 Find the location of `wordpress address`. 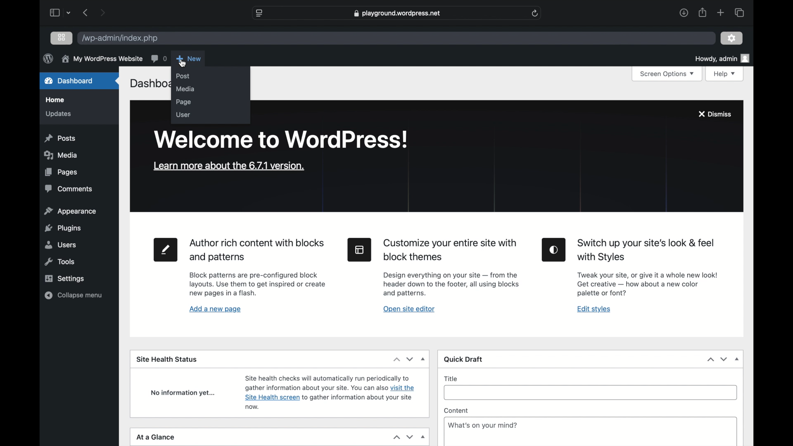

wordpress address is located at coordinates (121, 38).